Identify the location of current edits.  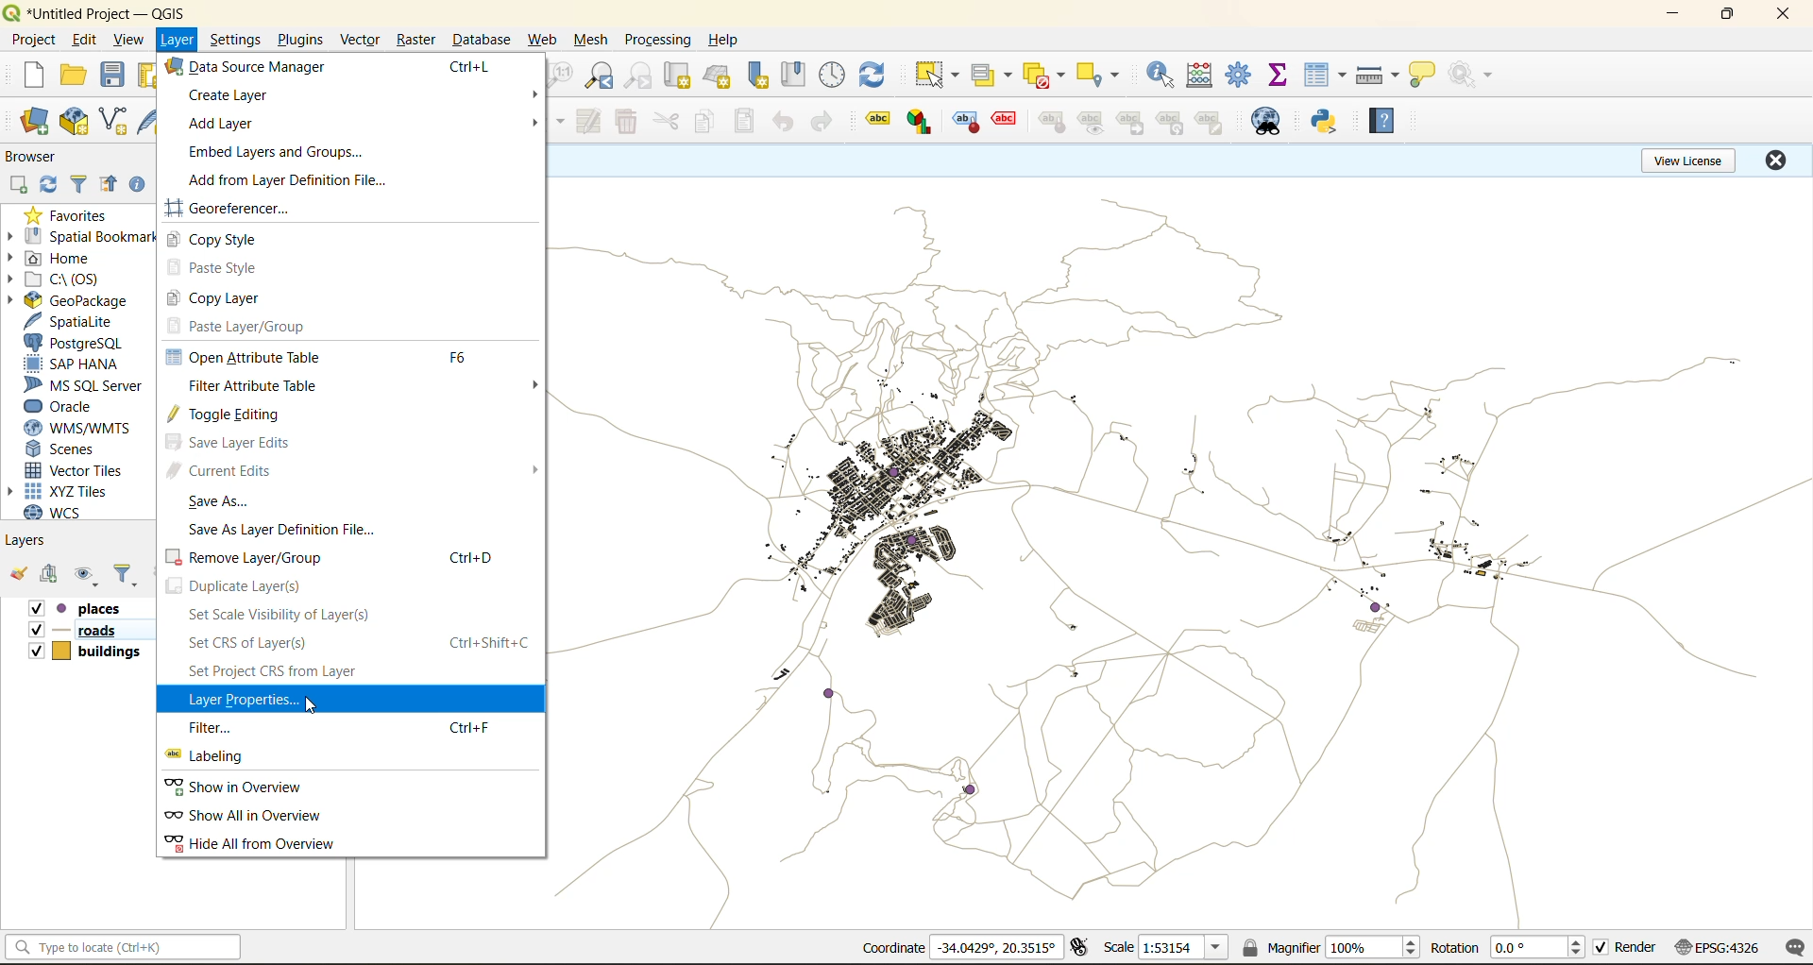
(361, 470).